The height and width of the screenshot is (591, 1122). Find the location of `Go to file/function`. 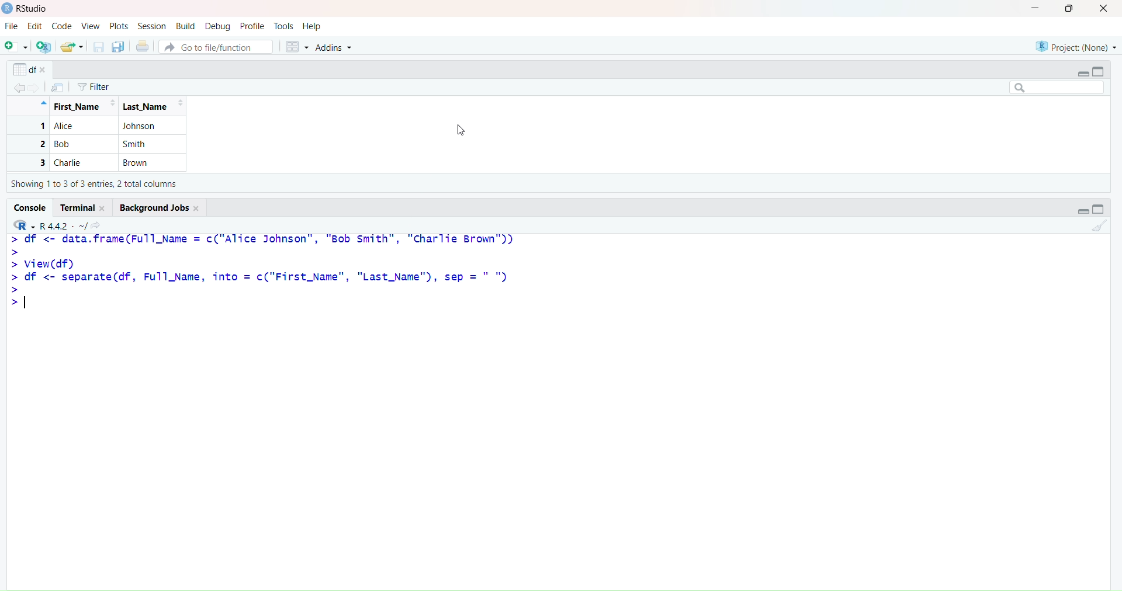

Go to file/function is located at coordinates (216, 46).